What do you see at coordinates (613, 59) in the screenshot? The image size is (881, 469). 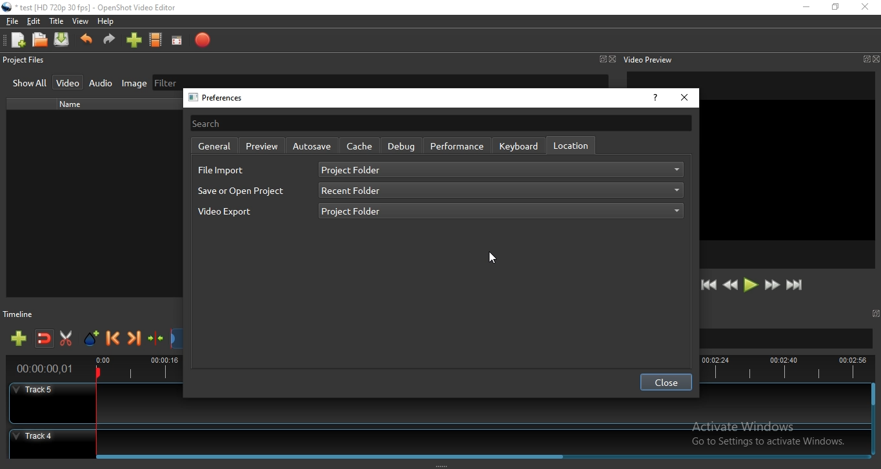 I see `Close` at bounding box center [613, 59].